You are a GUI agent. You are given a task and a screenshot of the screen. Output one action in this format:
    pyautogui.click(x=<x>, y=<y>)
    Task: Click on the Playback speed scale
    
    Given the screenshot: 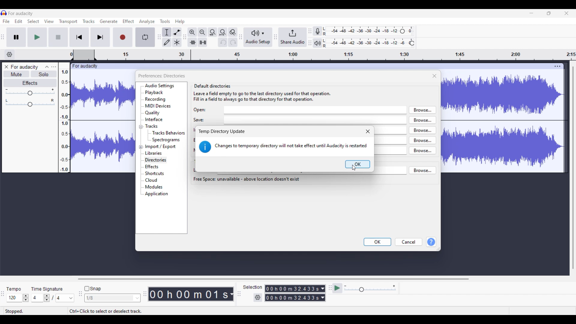 What is the action you would take?
    pyautogui.click(x=370, y=288)
    